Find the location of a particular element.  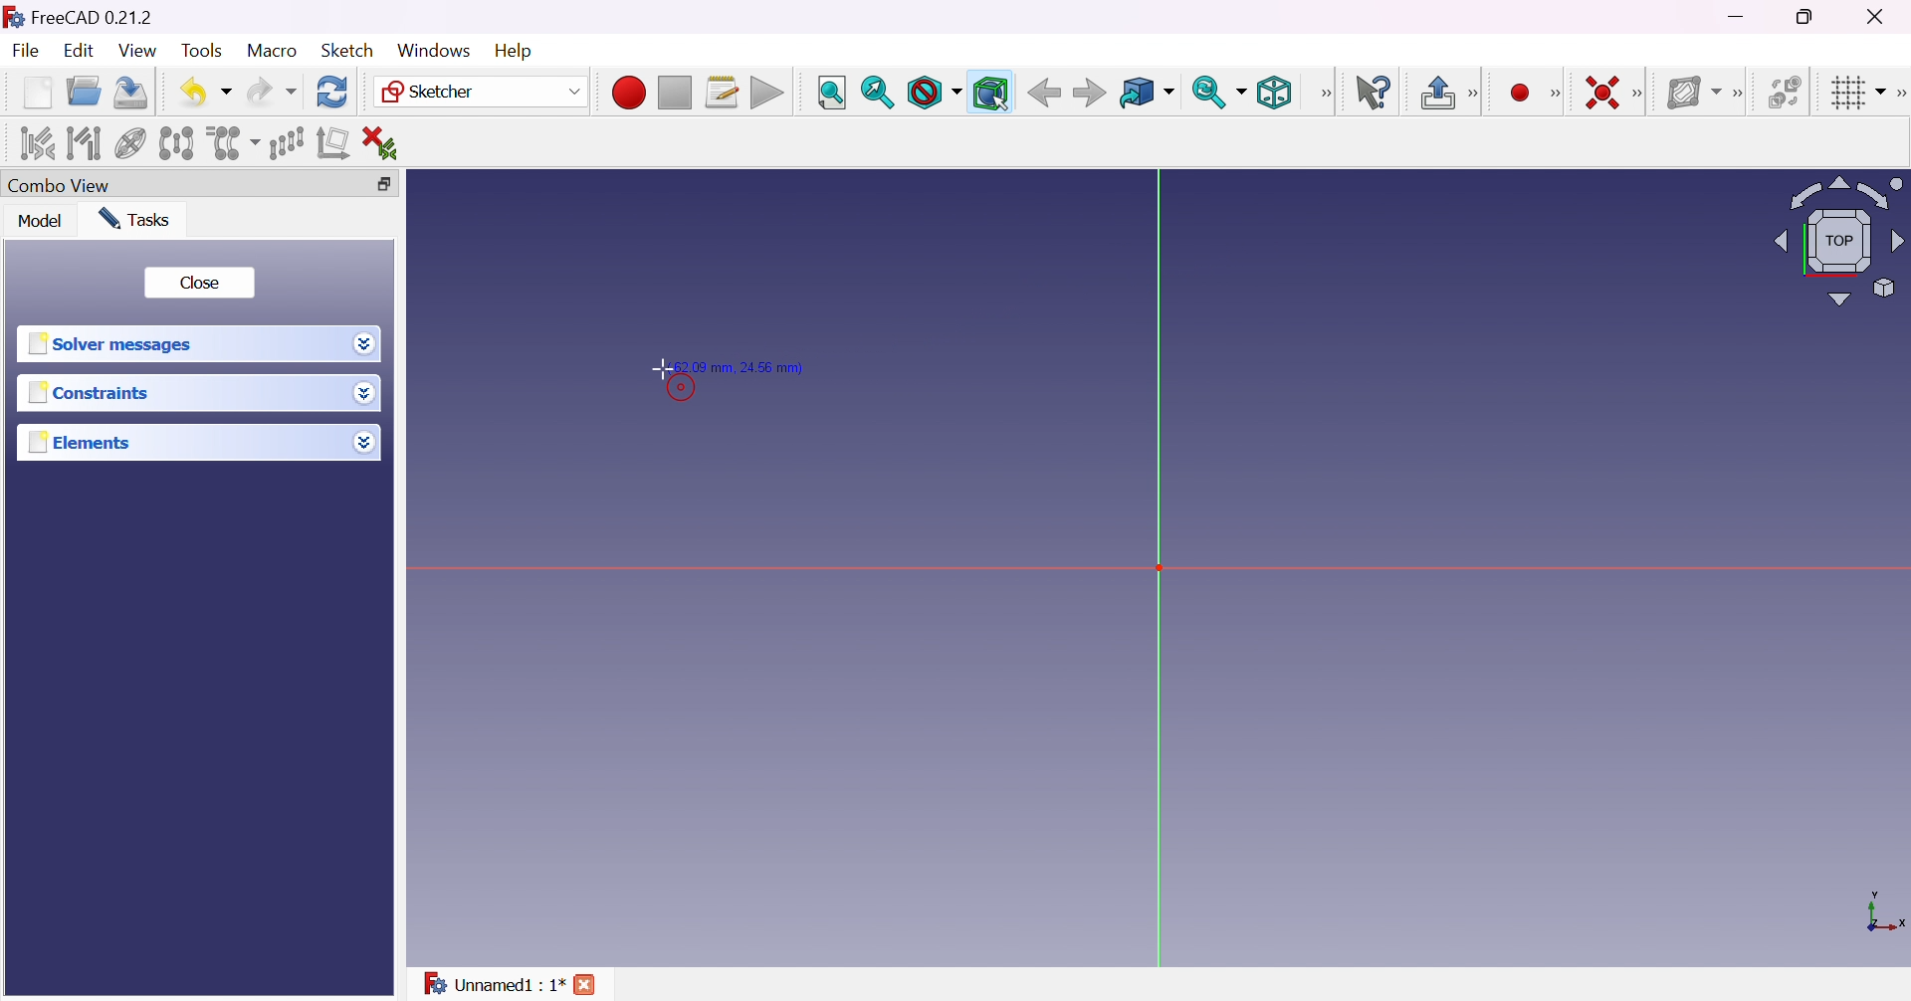

Redo is located at coordinates (272, 92).